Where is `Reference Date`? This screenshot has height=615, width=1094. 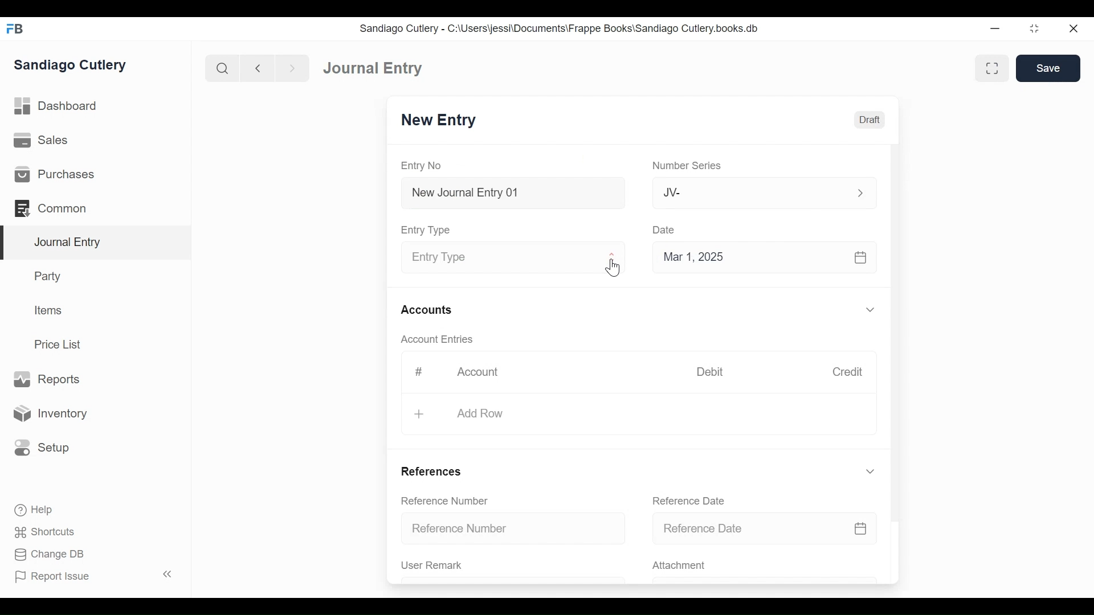 Reference Date is located at coordinates (681, 500).